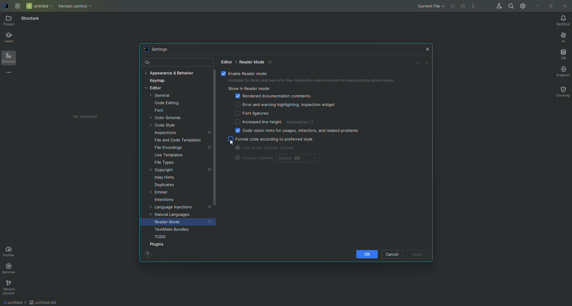 Image resolution: width=572 pixels, height=306 pixels. I want to click on Version control, so click(76, 7).